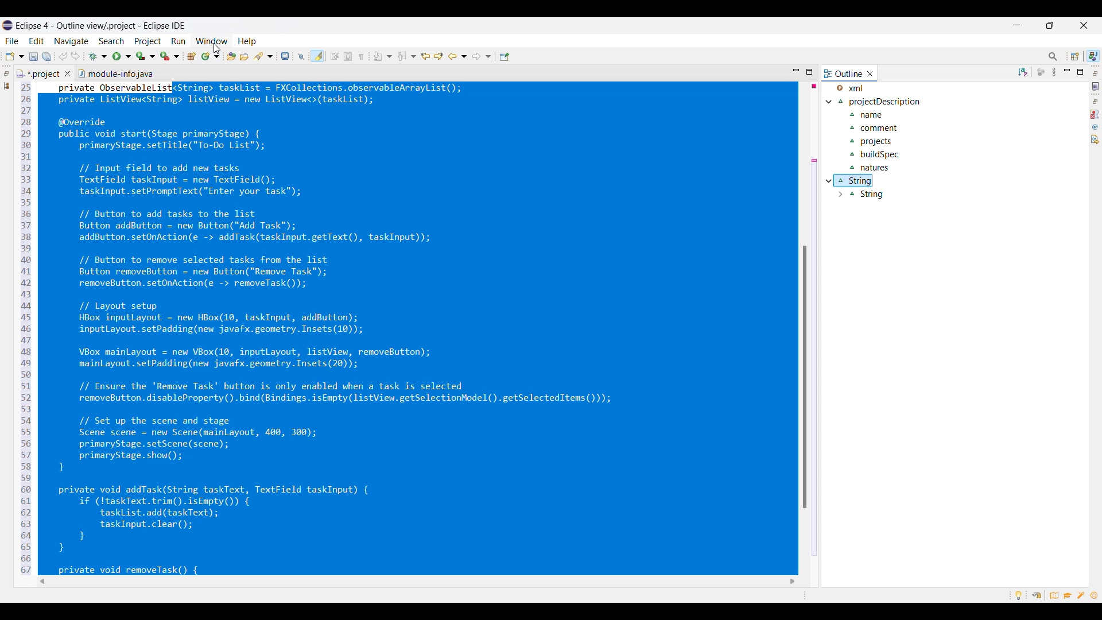 The height and width of the screenshot is (620, 1102). Describe the element at coordinates (1023, 72) in the screenshot. I see `Alphabetical sorting ` at that location.